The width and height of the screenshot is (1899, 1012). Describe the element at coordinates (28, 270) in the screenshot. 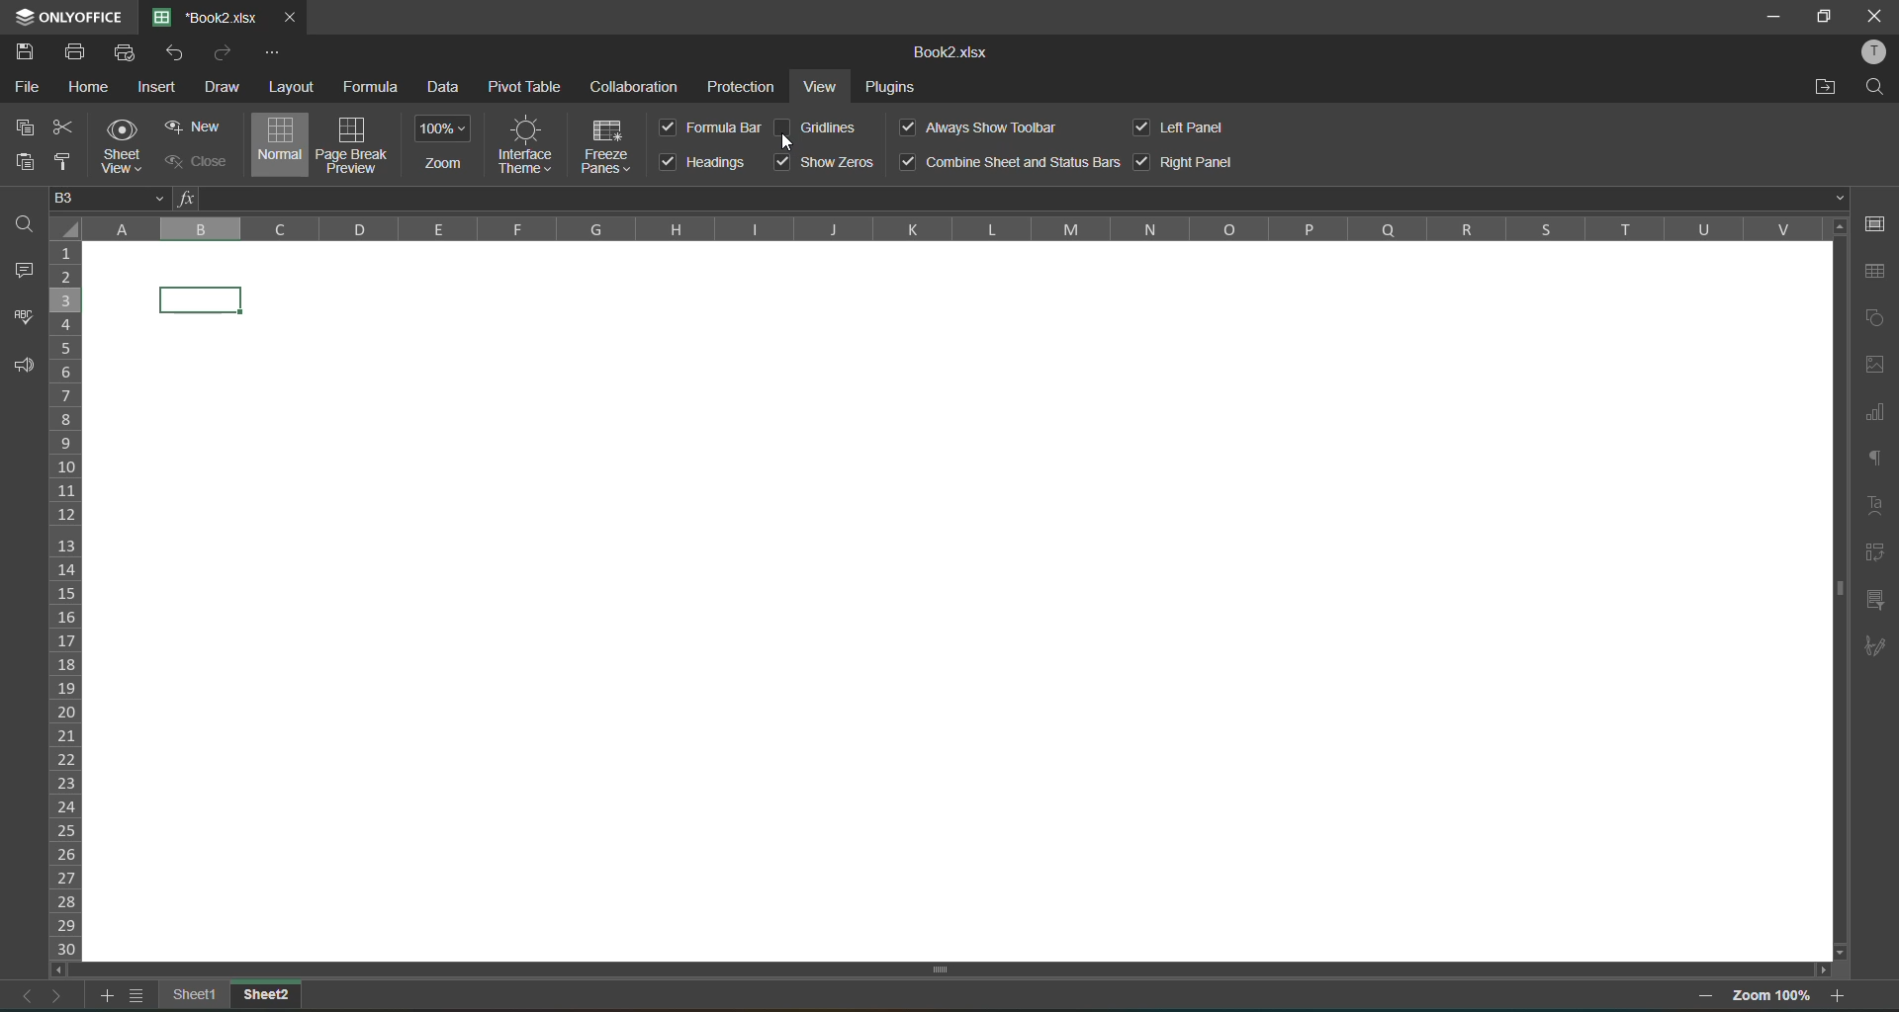

I see `comments` at that location.